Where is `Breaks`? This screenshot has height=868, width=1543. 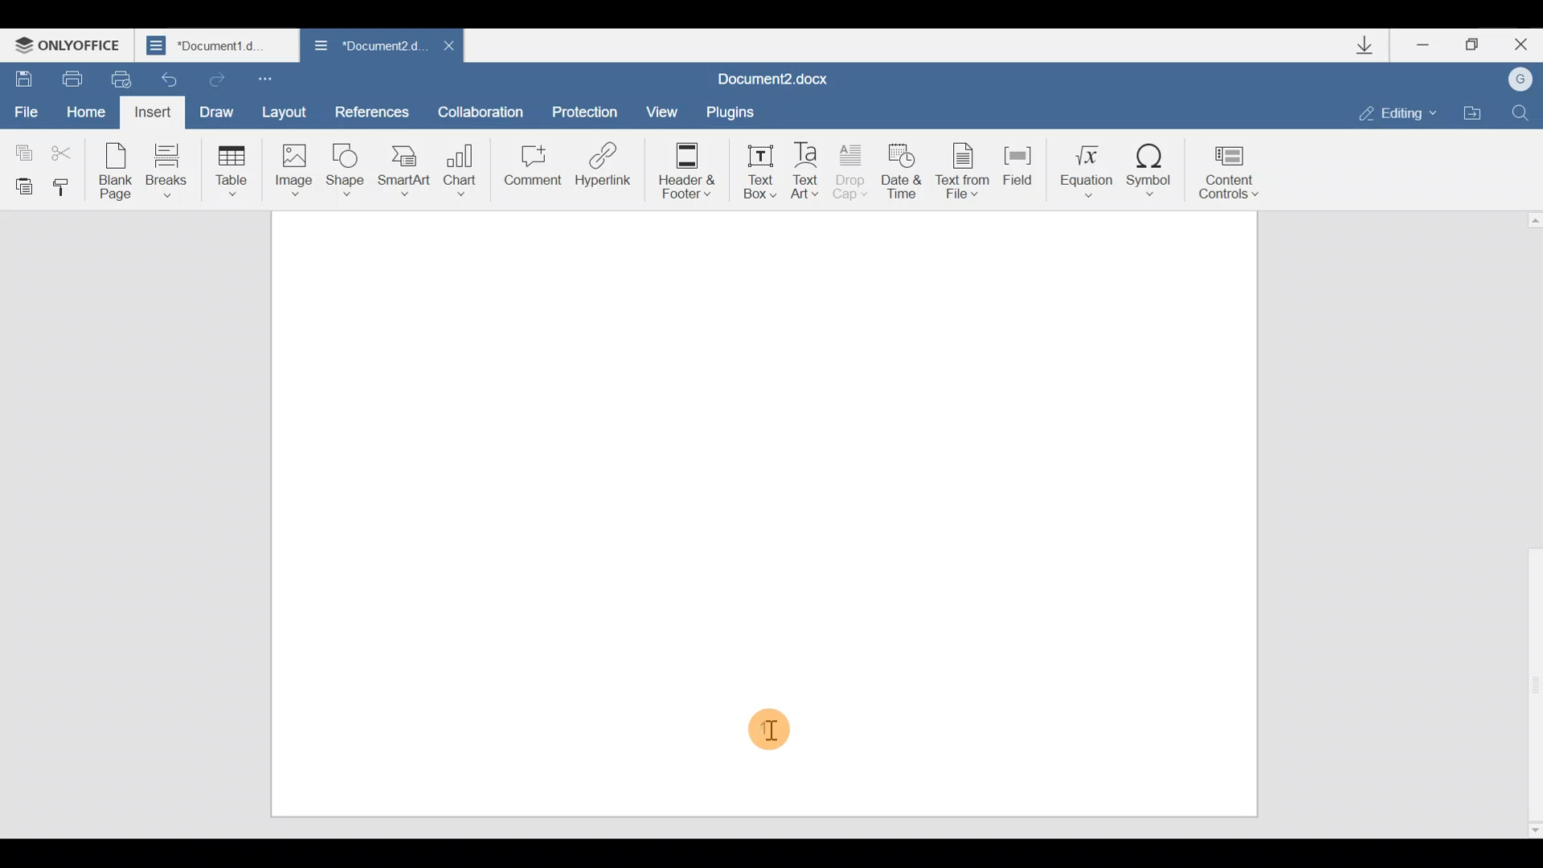 Breaks is located at coordinates (165, 170).